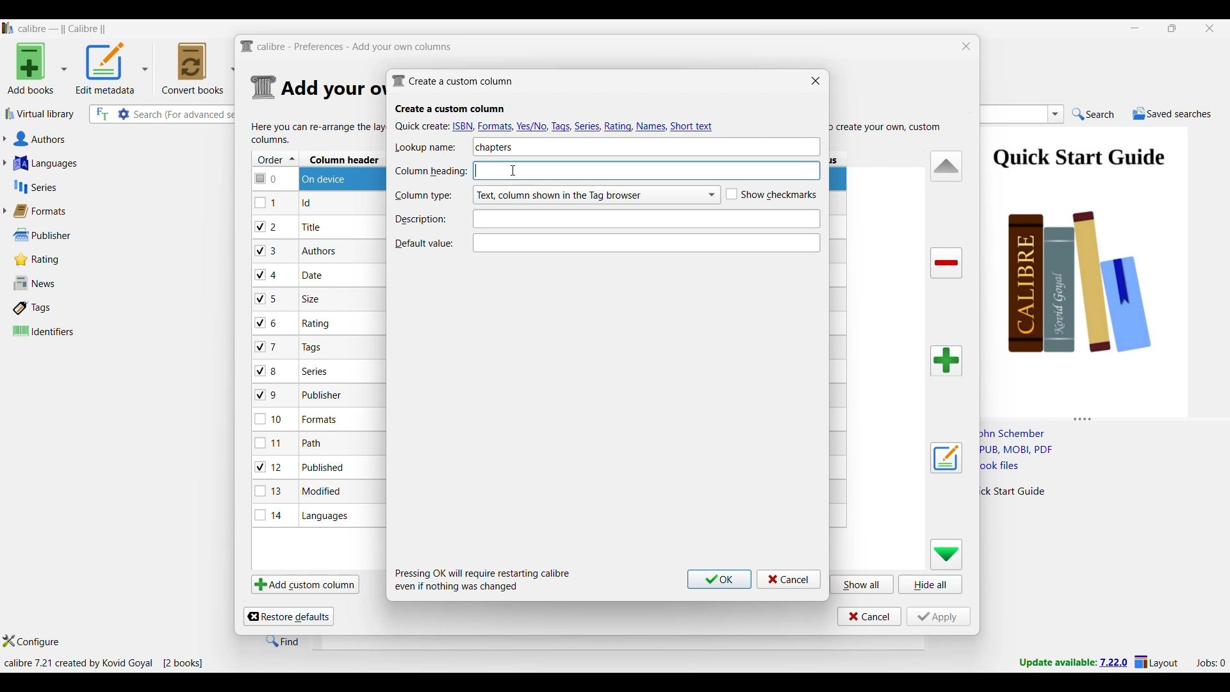  What do you see at coordinates (947, 263) in the screenshot?
I see `Delete column` at bounding box center [947, 263].